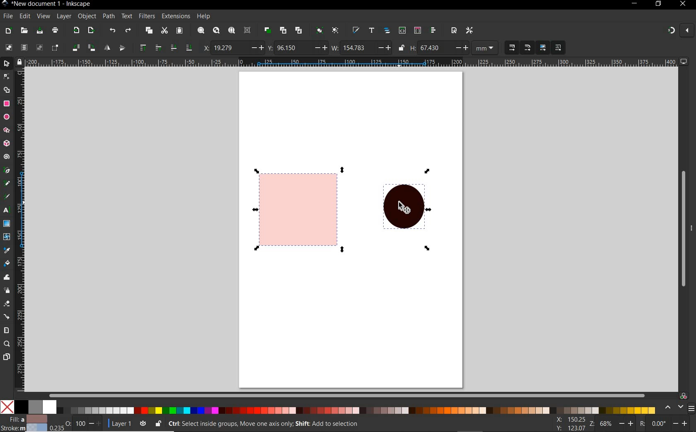 This screenshot has height=432, width=696. What do you see at coordinates (54, 4) in the screenshot?
I see `file name` at bounding box center [54, 4].